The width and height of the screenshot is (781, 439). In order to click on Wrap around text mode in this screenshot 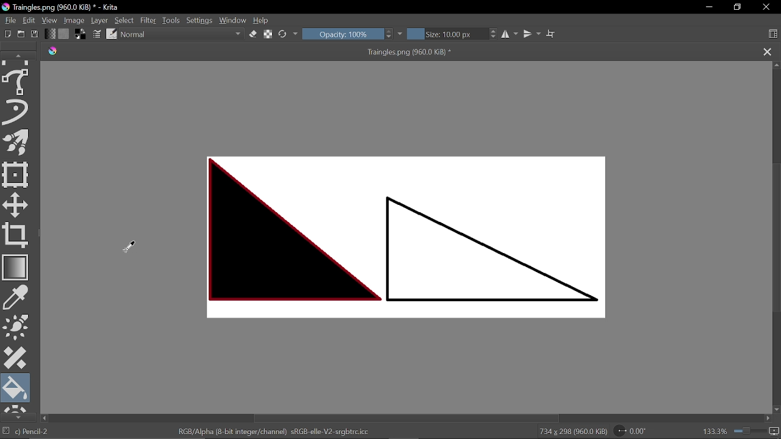, I will do `click(552, 35)`.